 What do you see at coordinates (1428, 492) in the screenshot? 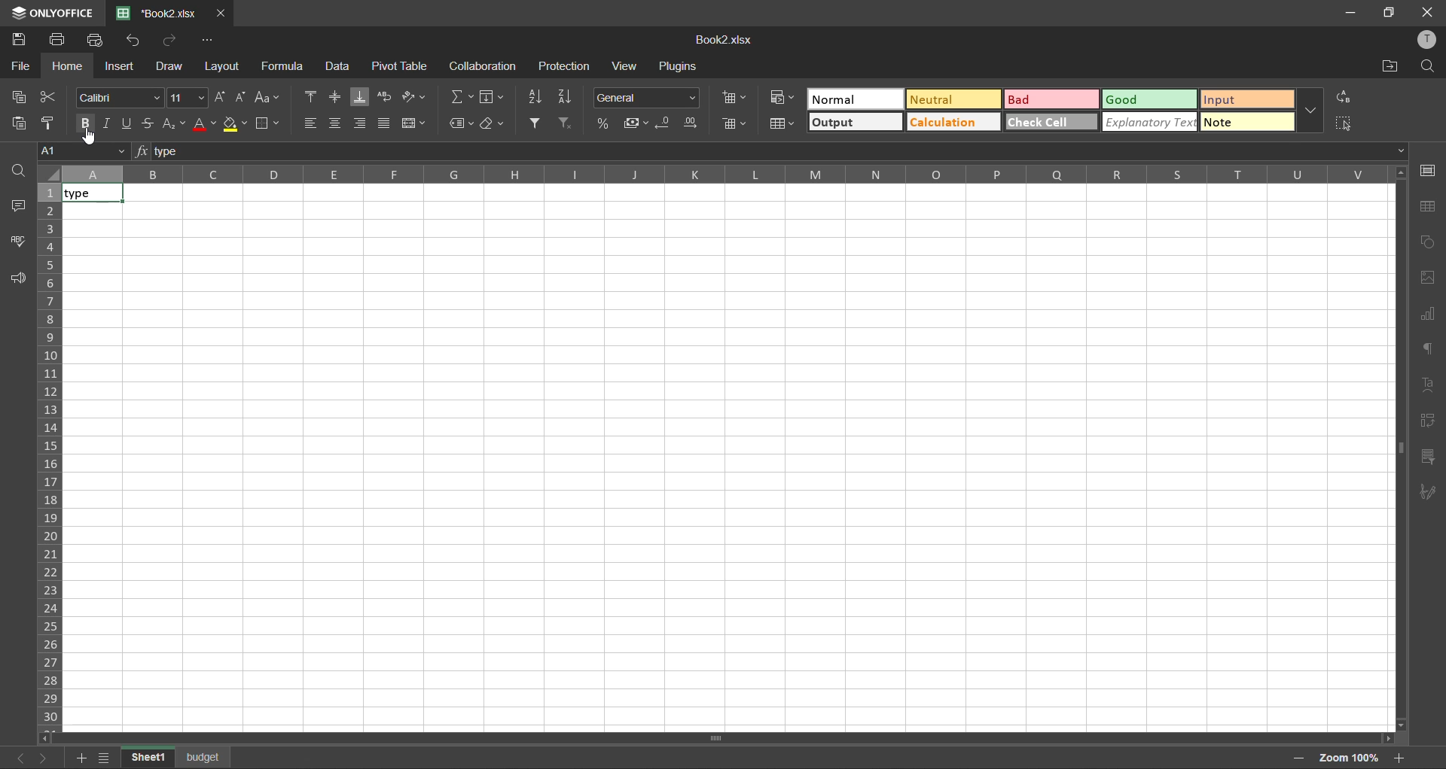
I see `signature` at bounding box center [1428, 492].